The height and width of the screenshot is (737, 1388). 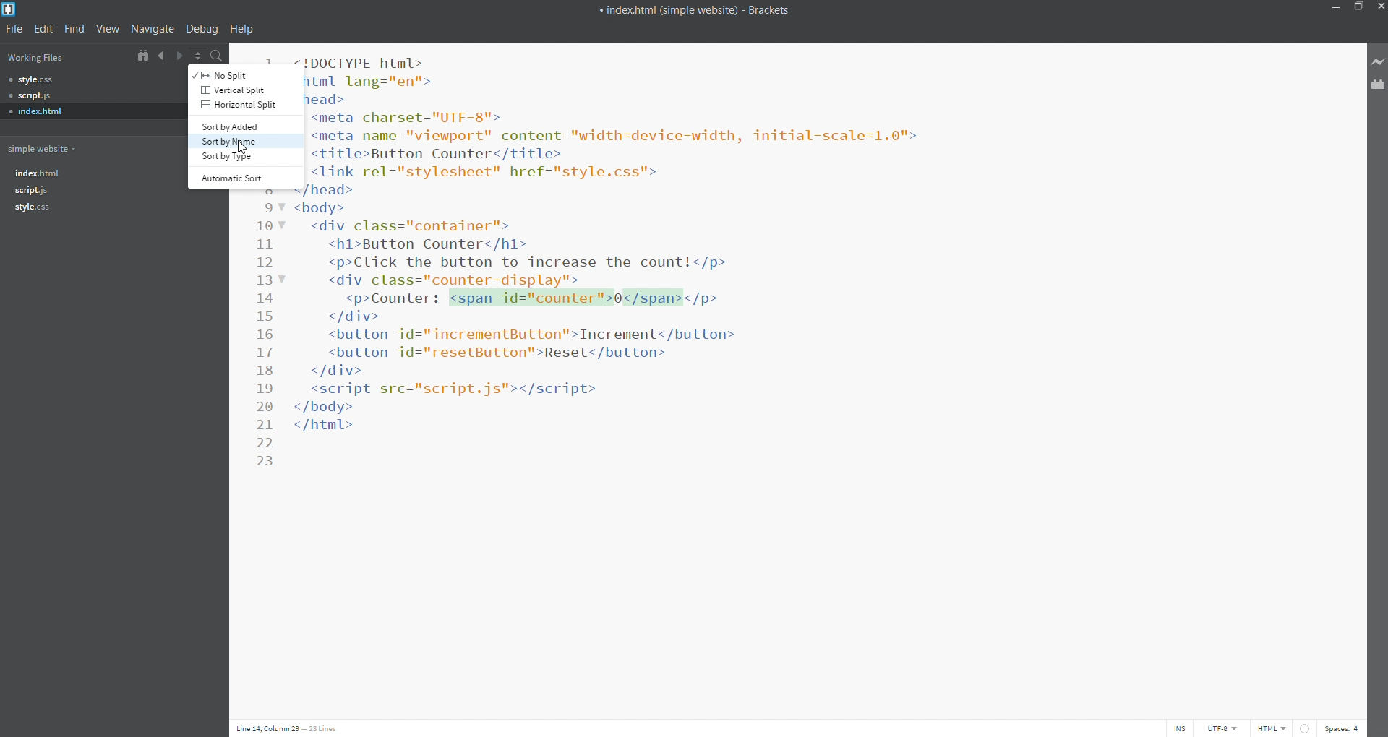 What do you see at coordinates (1179, 727) in the screenshot?
I see `toggle cursor` at bounding box center [1179, 727].